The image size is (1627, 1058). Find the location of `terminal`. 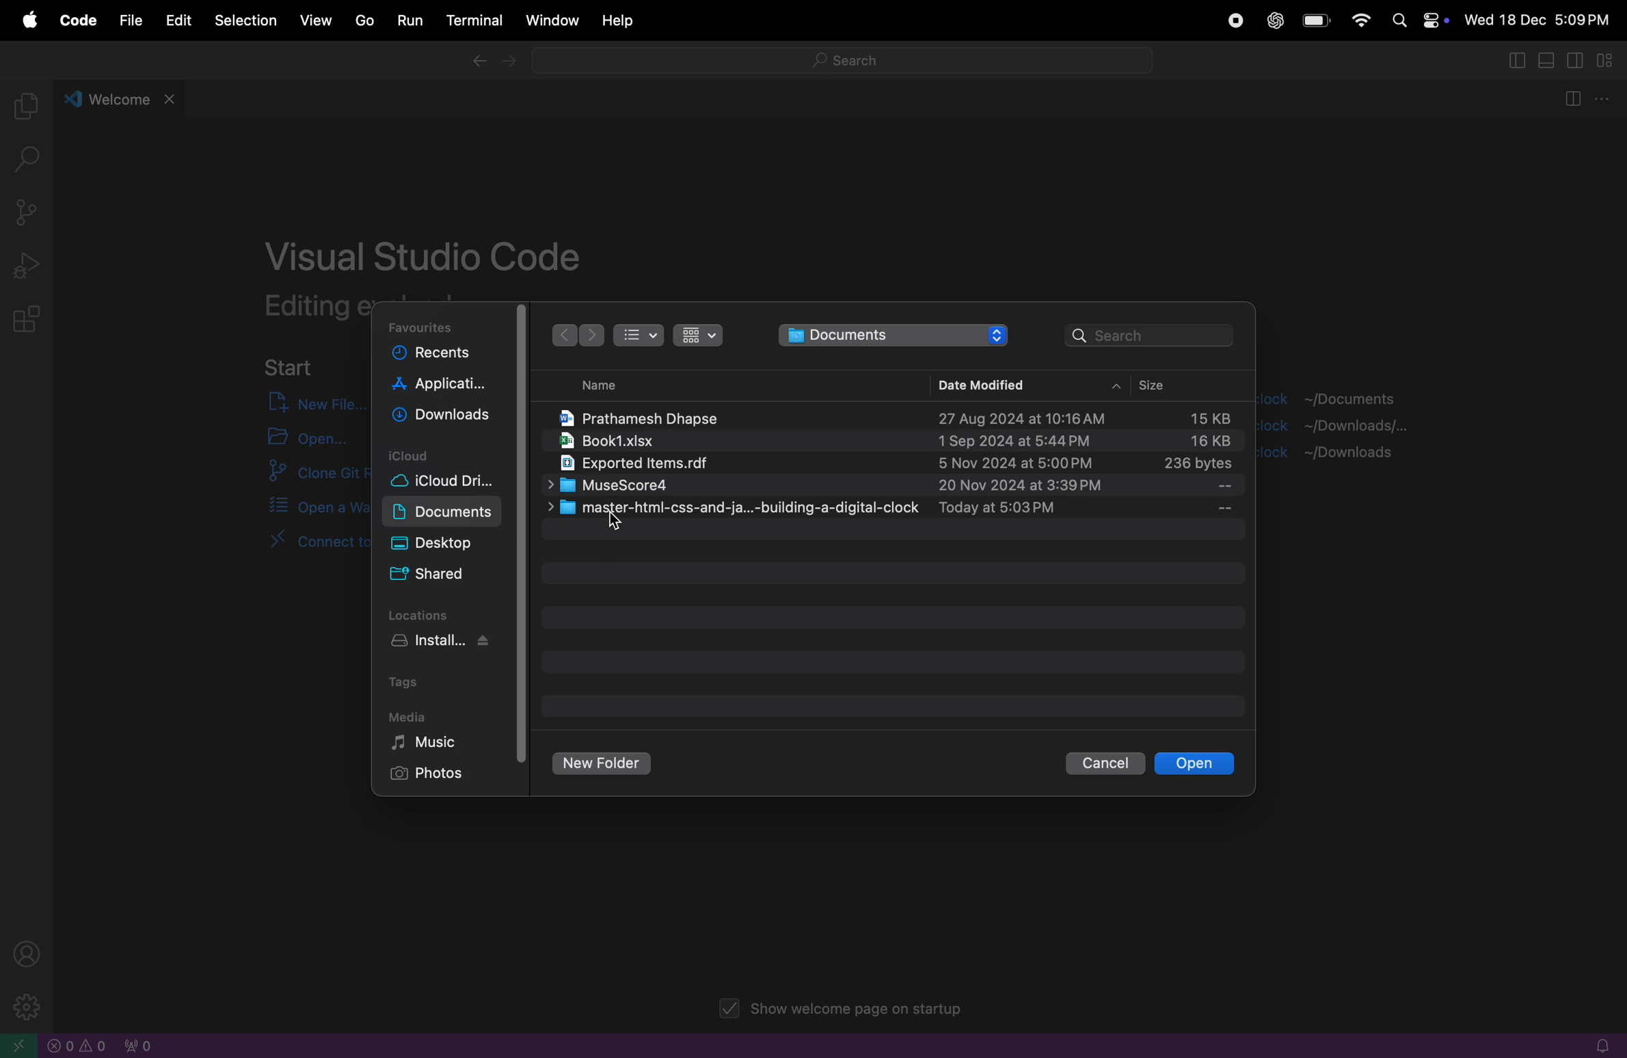

terminal is located at coordinates (472, 21).